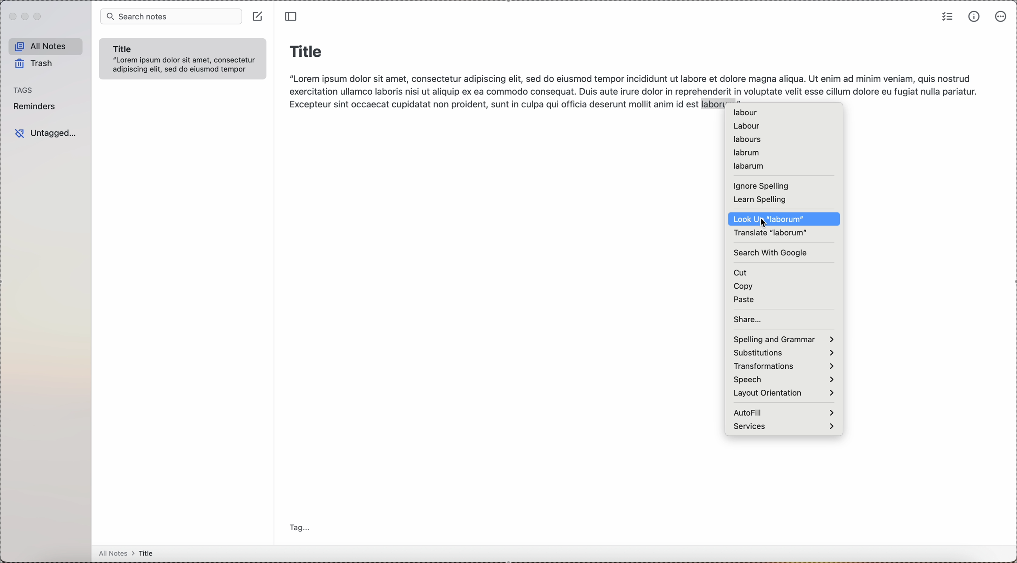 This screenshot has height=563, width=1017. What do you see at coordinates (38, 63) in the screenshot?
I see `trash` at bounding box center [38, 63].